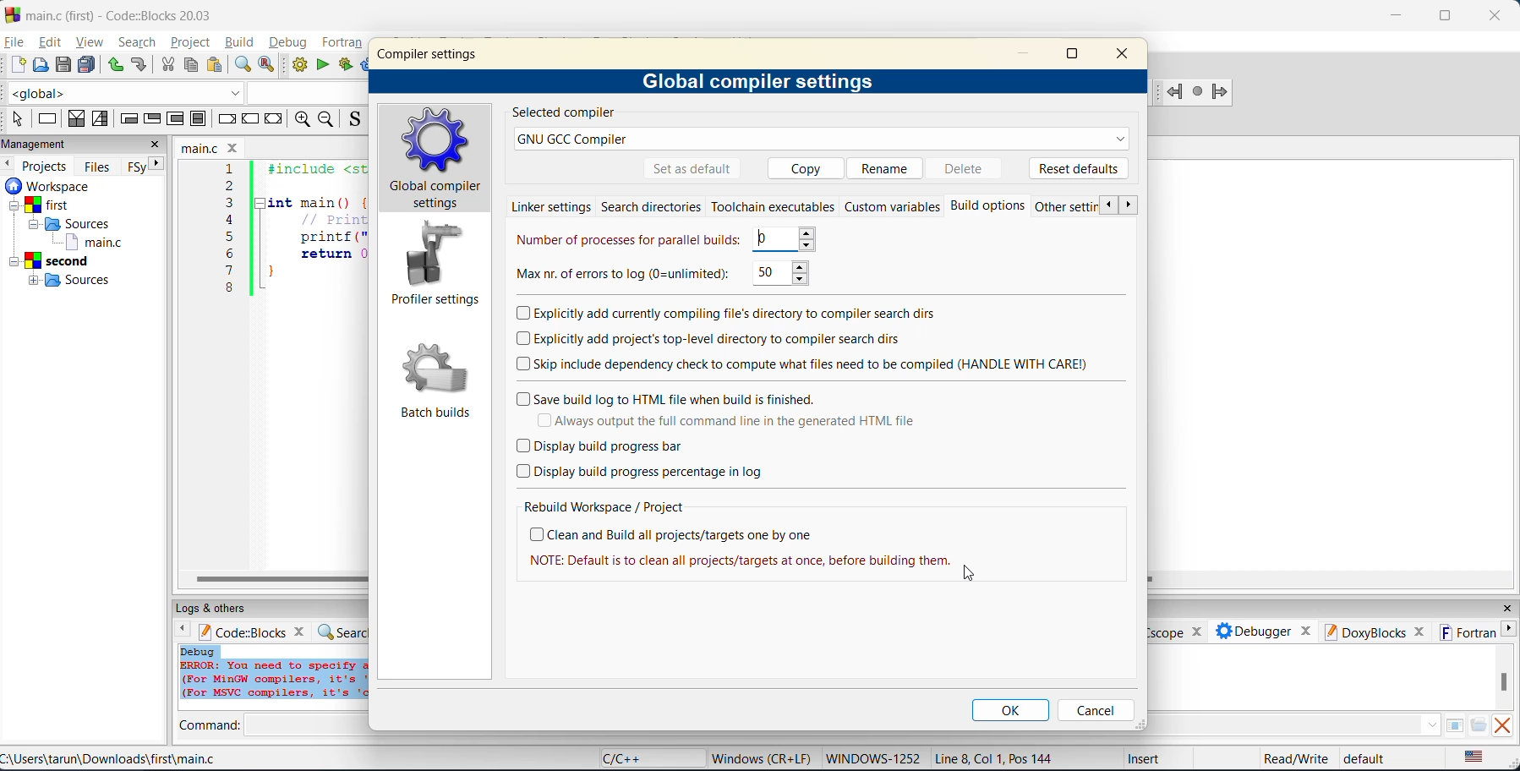 This screenshot has height=771, width=1520. I want to click on GNU GCC compiler, so click(823, 139).